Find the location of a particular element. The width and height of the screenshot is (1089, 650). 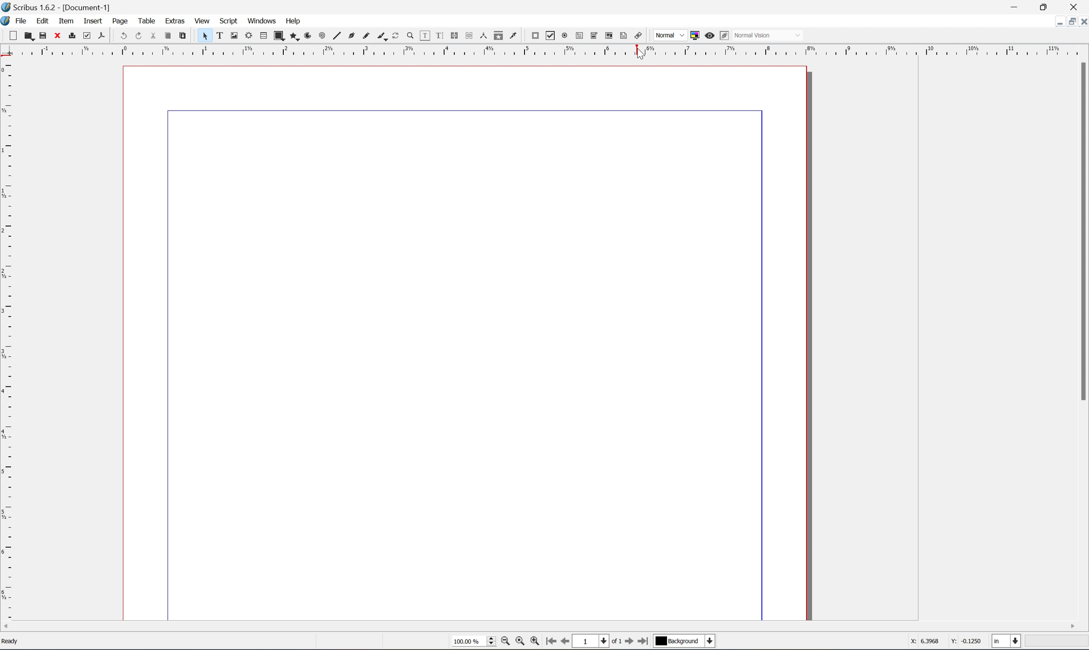

copy is located at coordinates (169, 35).